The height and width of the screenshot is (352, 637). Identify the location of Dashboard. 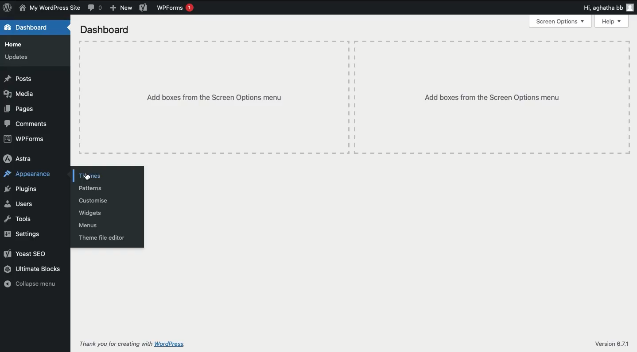
(28, 27).